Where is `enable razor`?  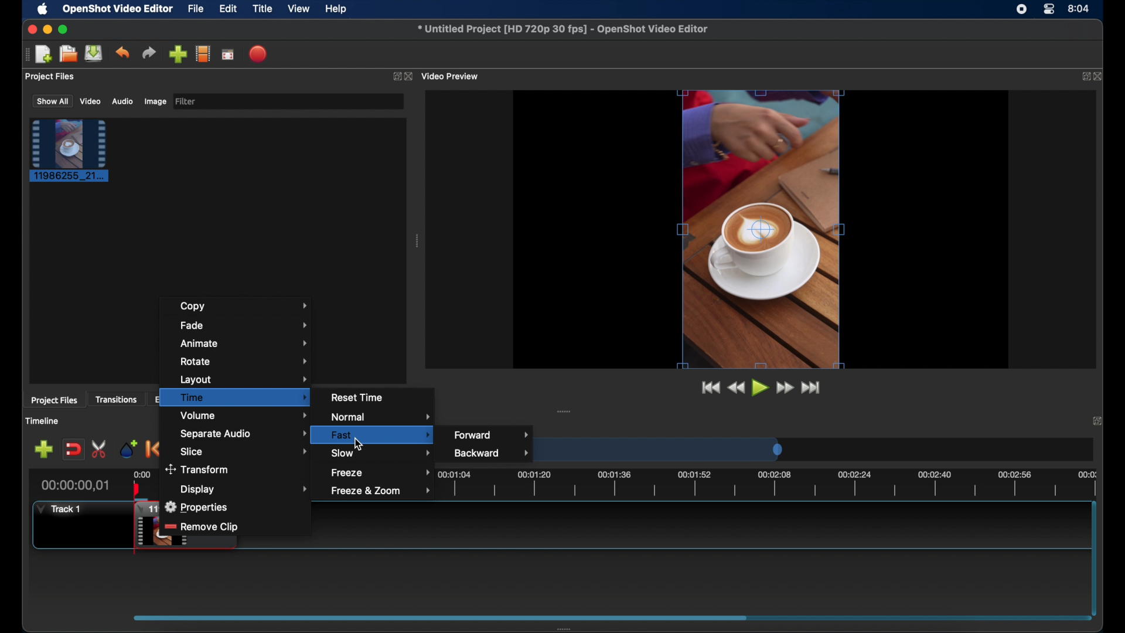
enable razor is located at coordinates (100, 449).